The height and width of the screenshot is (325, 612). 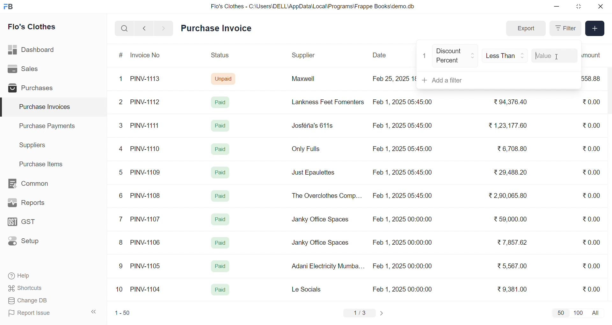 I want to click on Paid, so click(x=220, y=290).